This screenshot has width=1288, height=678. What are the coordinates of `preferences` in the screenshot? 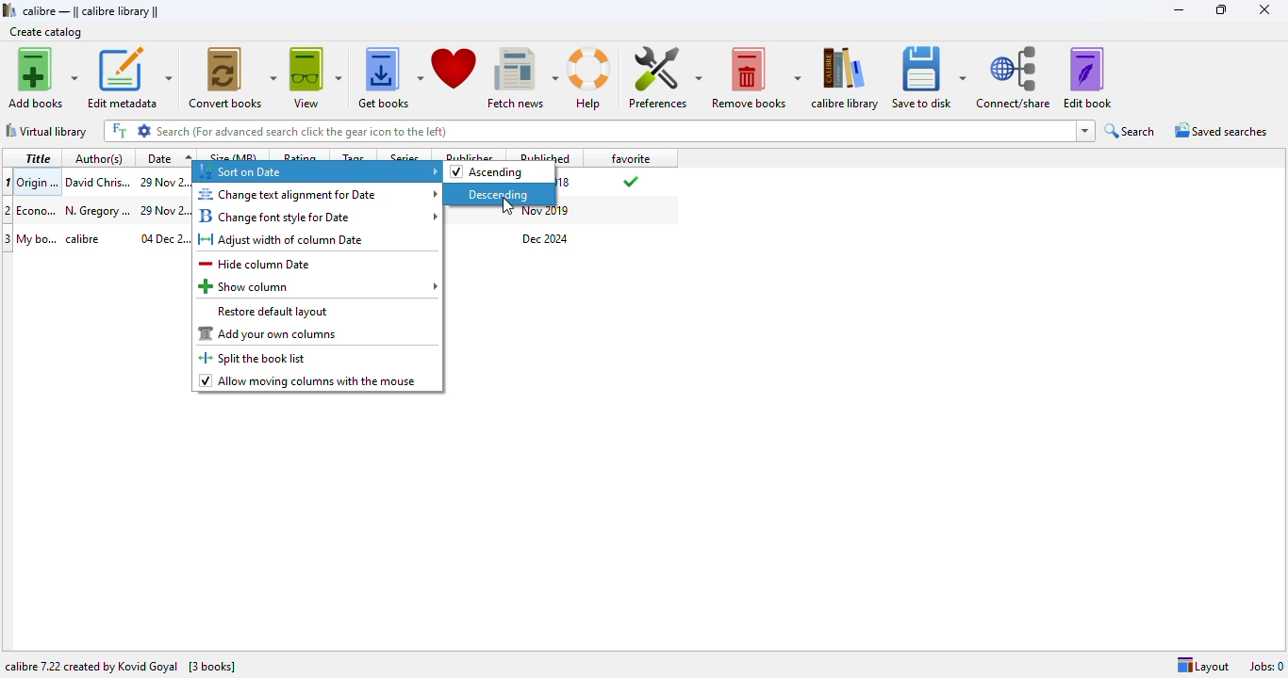 It's located at (665, 77).